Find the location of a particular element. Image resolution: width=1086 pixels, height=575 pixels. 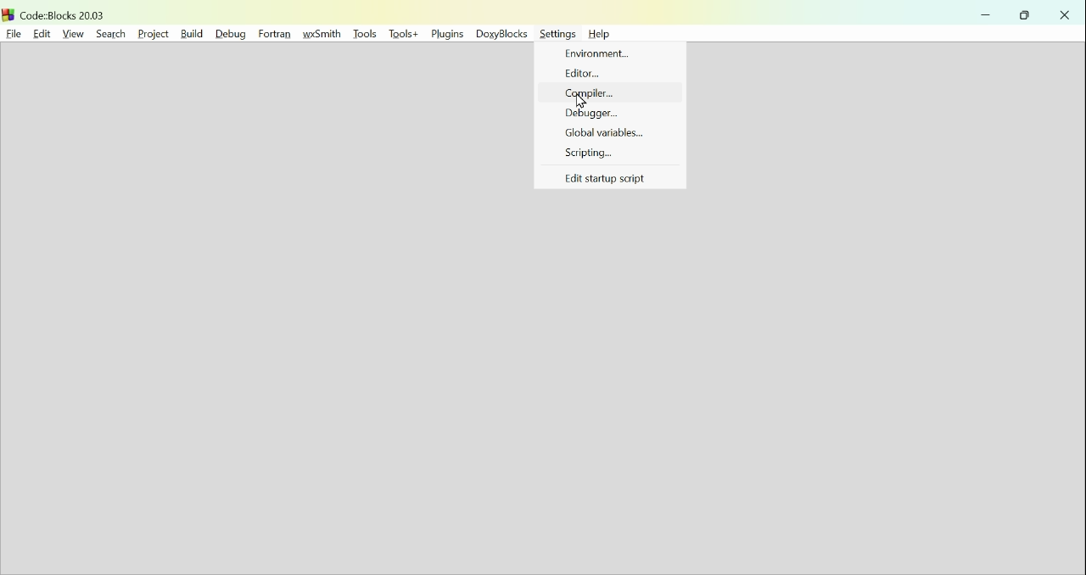

Eit startup script is located at coordinates (605, 179).